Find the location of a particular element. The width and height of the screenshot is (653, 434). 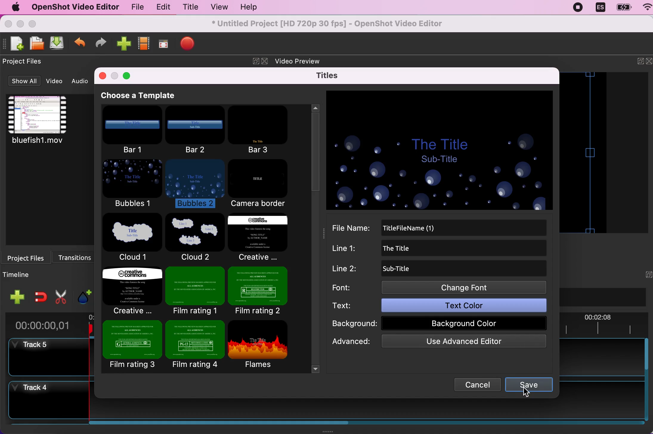

undo is located at coordinates (80, 44).